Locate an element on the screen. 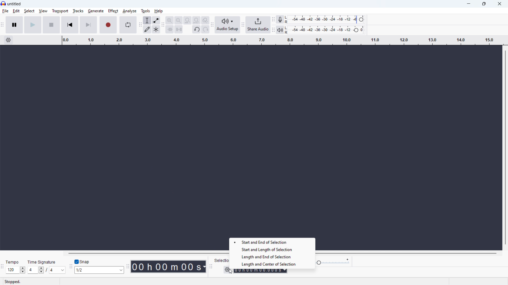 This screenshot has height=285, width=508. time toolbar is located at coordinates (127, 267).